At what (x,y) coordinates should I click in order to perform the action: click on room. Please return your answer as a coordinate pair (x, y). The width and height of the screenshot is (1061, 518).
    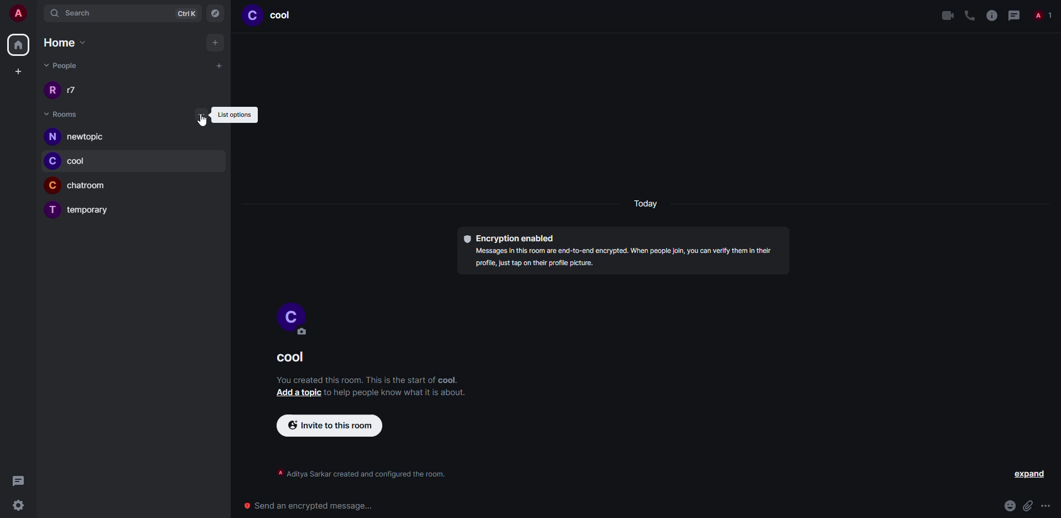
    Looking at the image, I should click on (77, 159).